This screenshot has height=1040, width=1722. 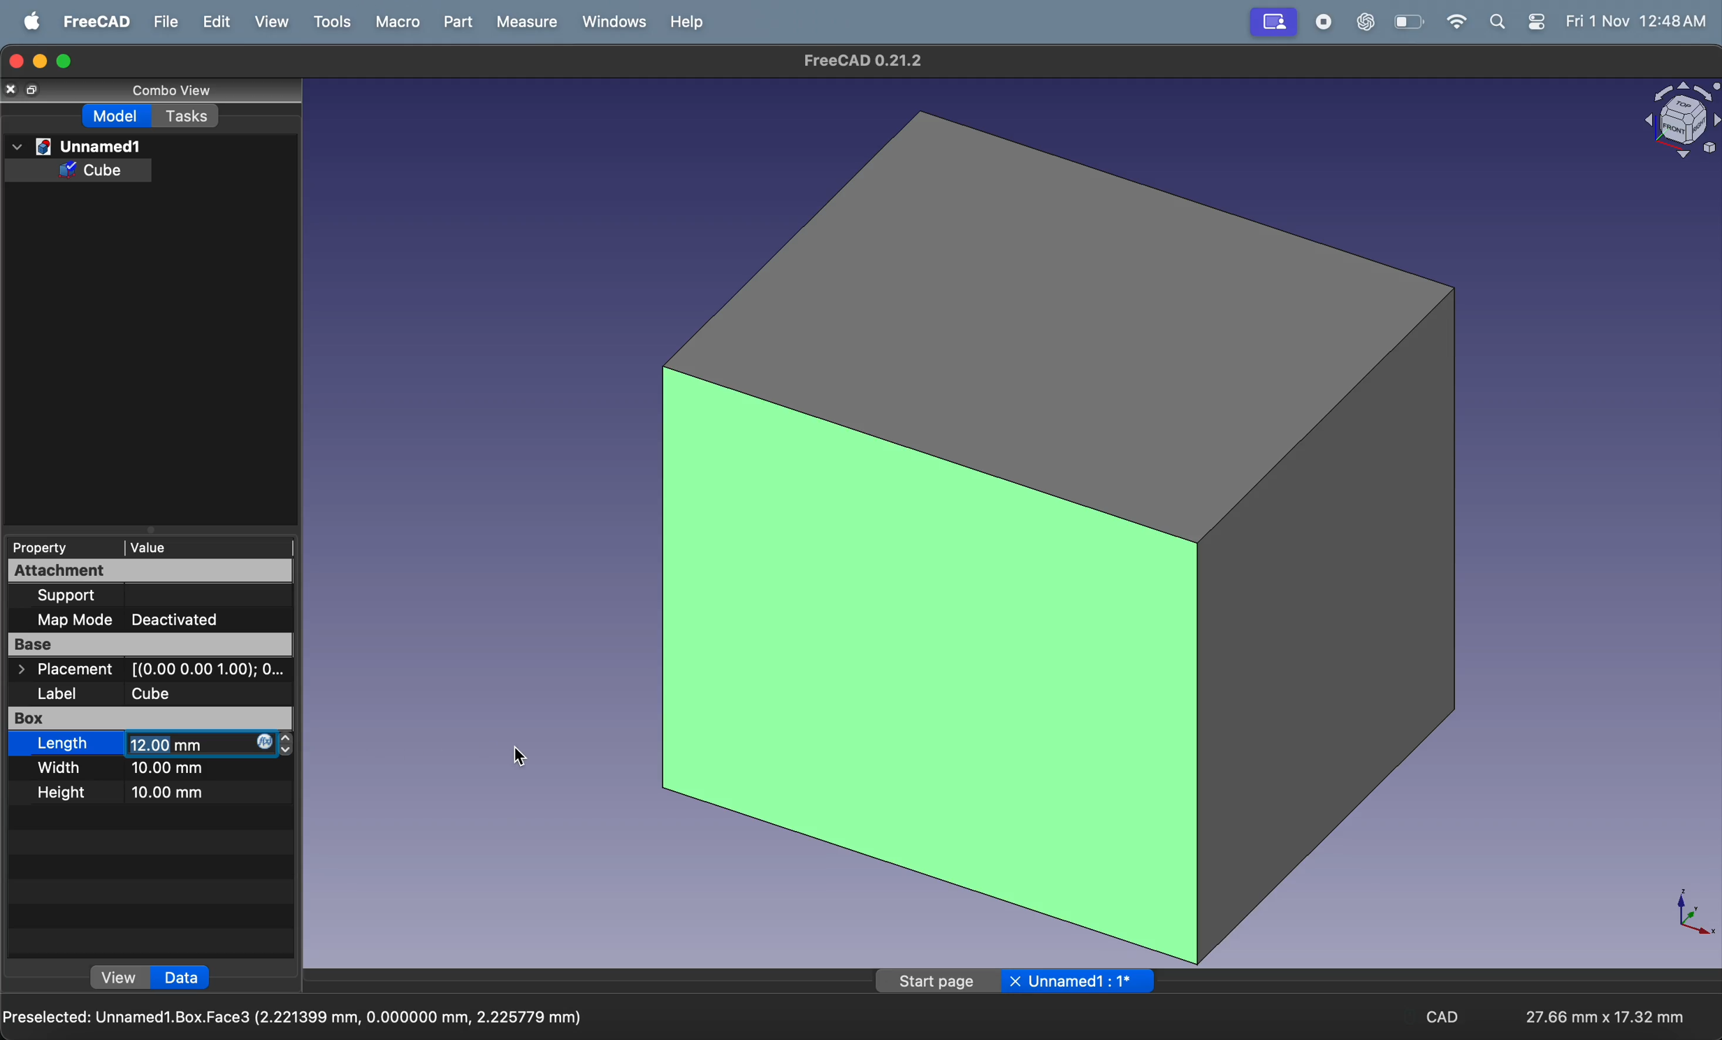 What do you see at coordinates (290, 745) in the screenshot?
I see `increase or decrease` at bounding box center [290, 745].